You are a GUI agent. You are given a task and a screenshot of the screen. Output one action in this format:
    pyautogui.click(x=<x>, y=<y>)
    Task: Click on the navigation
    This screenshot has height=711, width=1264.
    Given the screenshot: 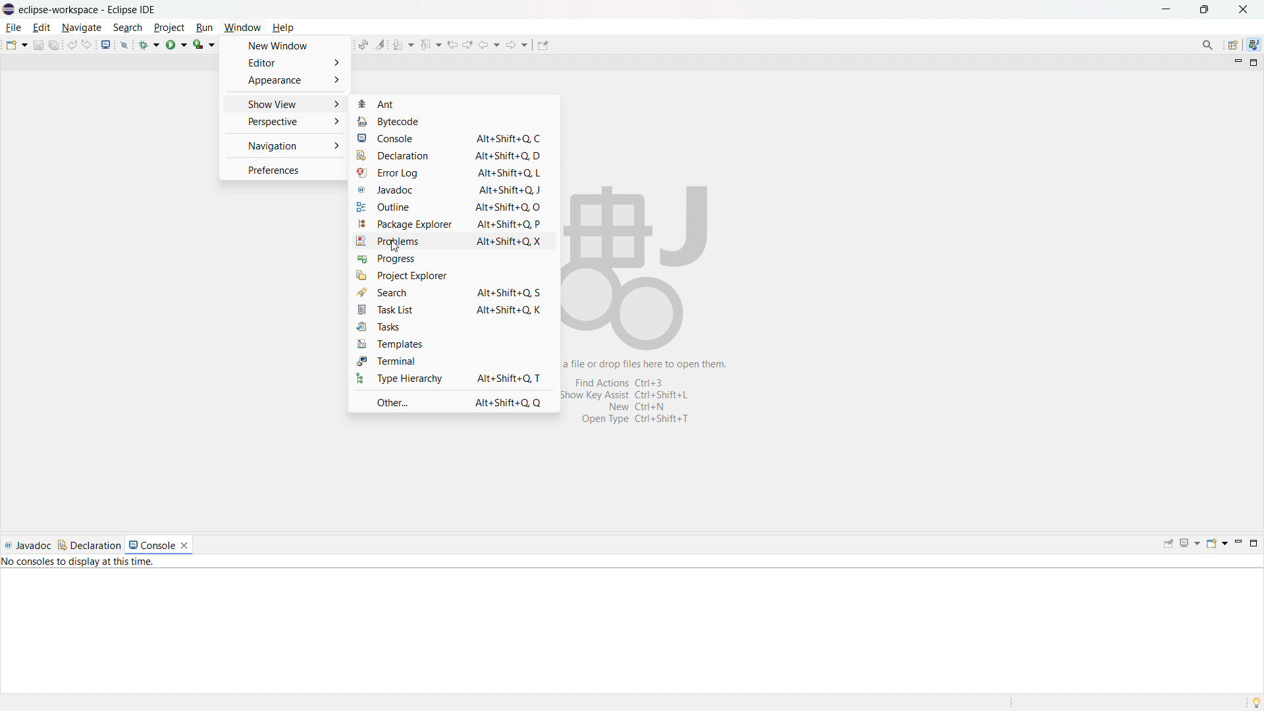 What is the action you would take?
    pyautogui.click(x=282, y=146)
    